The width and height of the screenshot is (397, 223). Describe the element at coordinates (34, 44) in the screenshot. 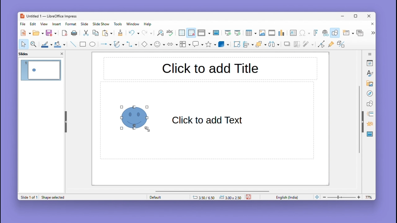

I see `Magnification` at that location.